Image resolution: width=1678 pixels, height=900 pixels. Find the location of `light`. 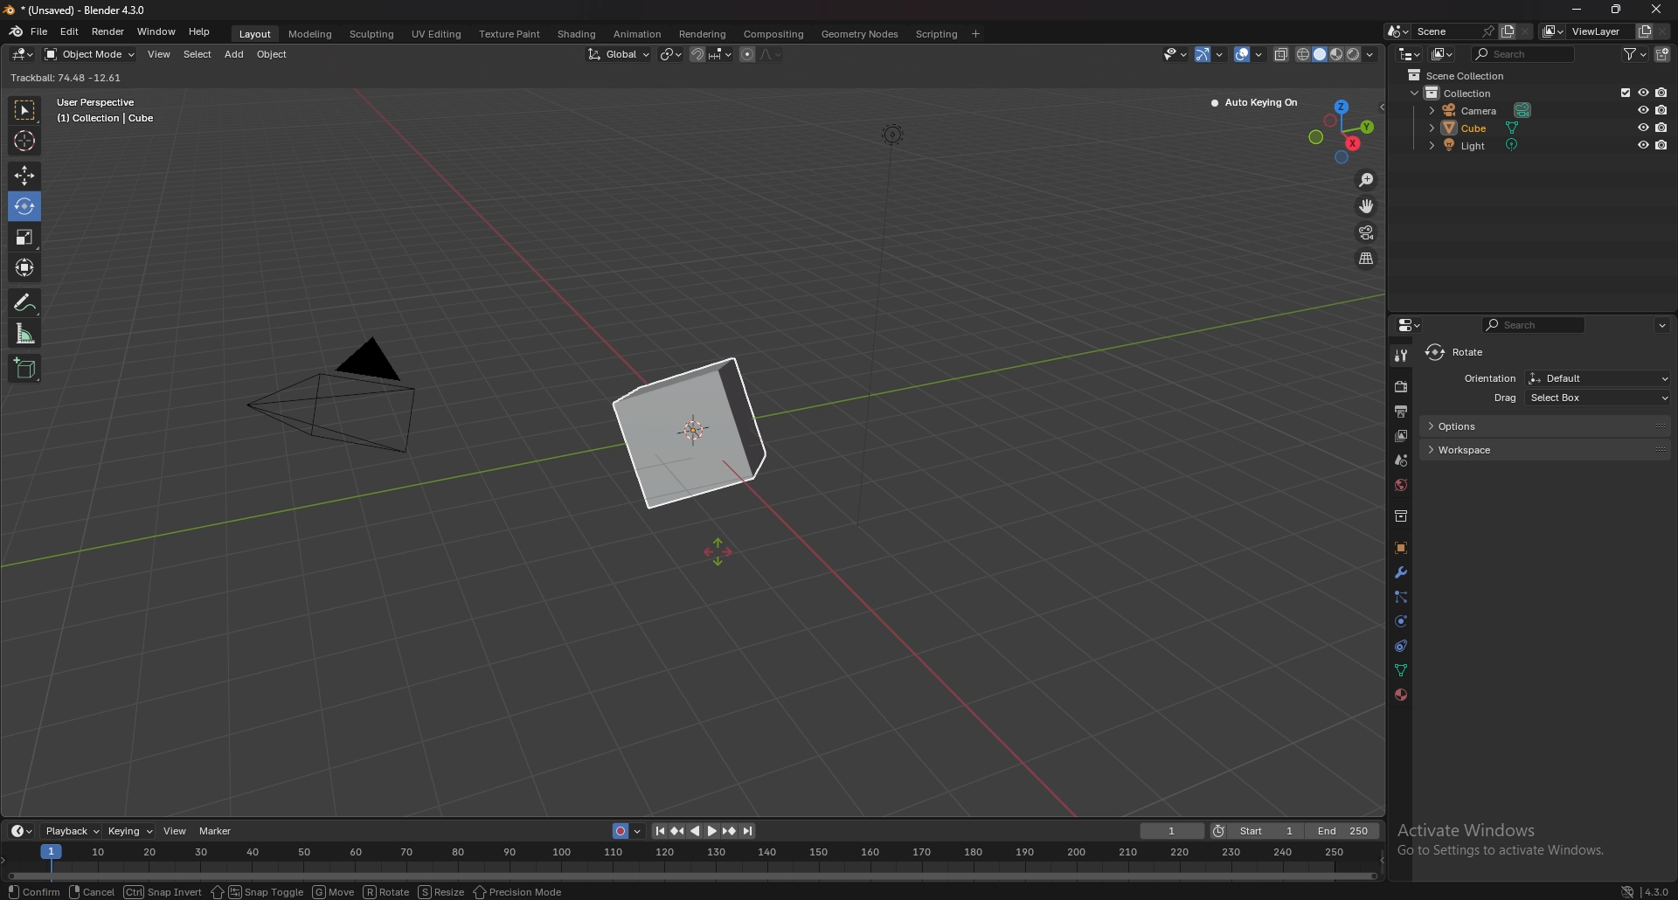

light is located at coordinates (1488, 145).